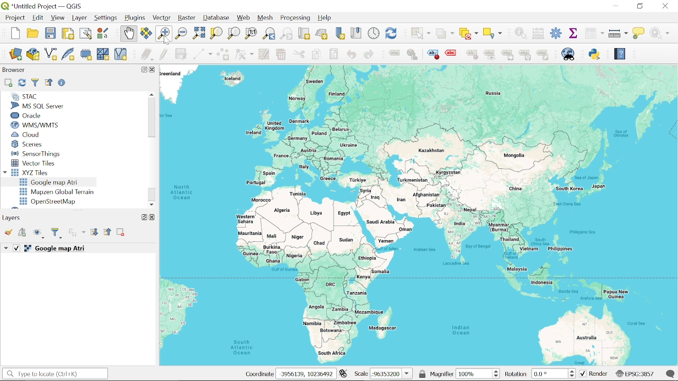 Image resolution: width=678 pixels, height=381 pixels. I want to click on Show map tips, so click(639, 33).